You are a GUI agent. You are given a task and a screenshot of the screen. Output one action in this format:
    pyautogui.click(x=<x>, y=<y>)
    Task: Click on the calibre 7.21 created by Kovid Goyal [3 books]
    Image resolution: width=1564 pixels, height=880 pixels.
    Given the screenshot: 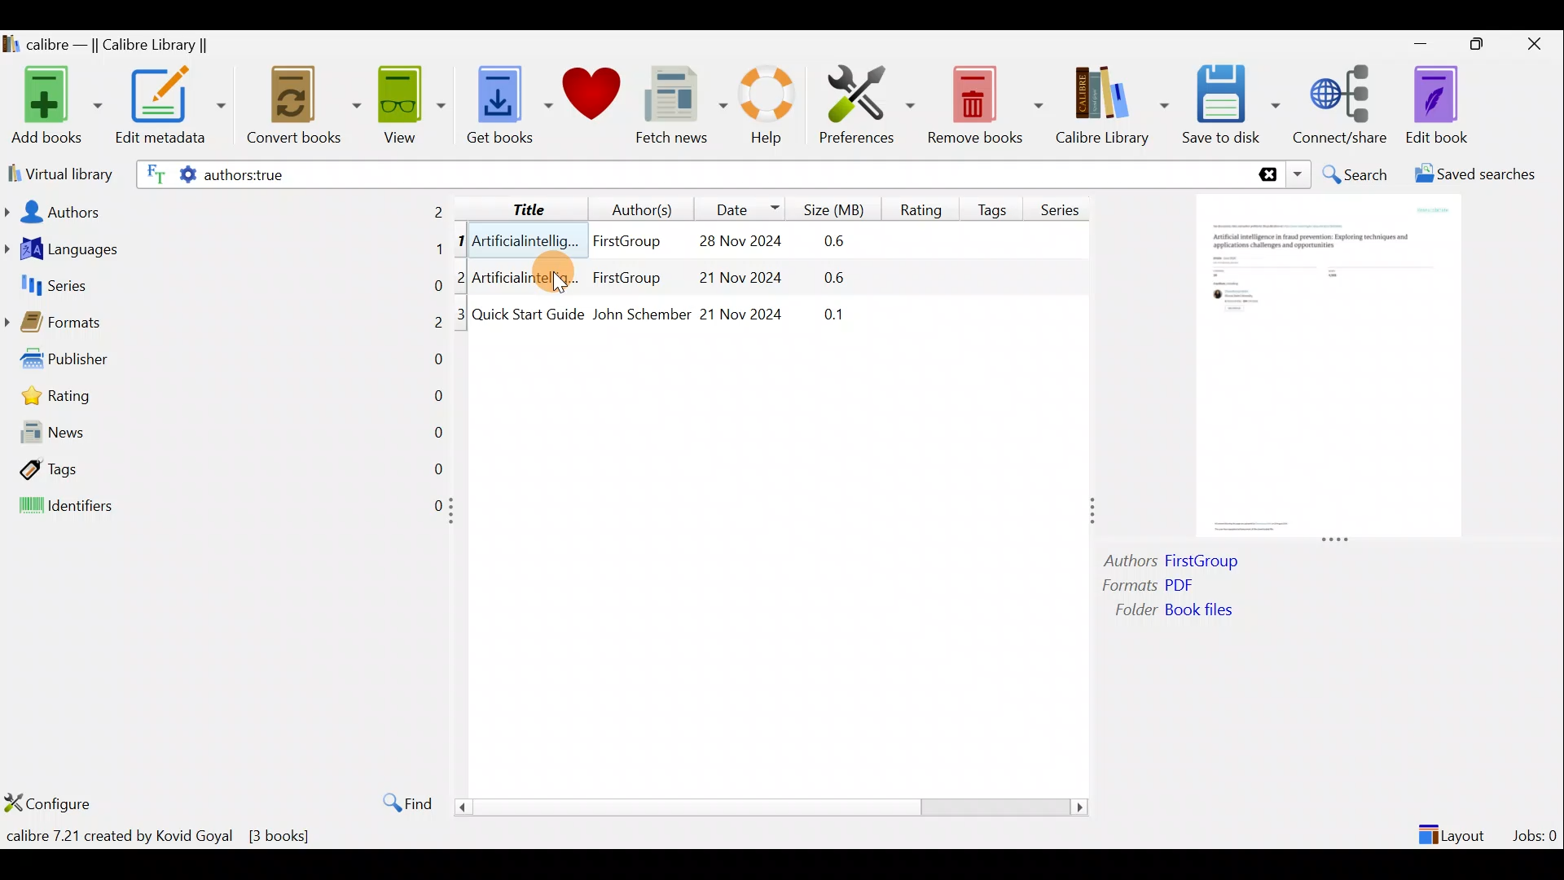 What is the action you would take?
    pyautogui.click(x=161, y=836)
    